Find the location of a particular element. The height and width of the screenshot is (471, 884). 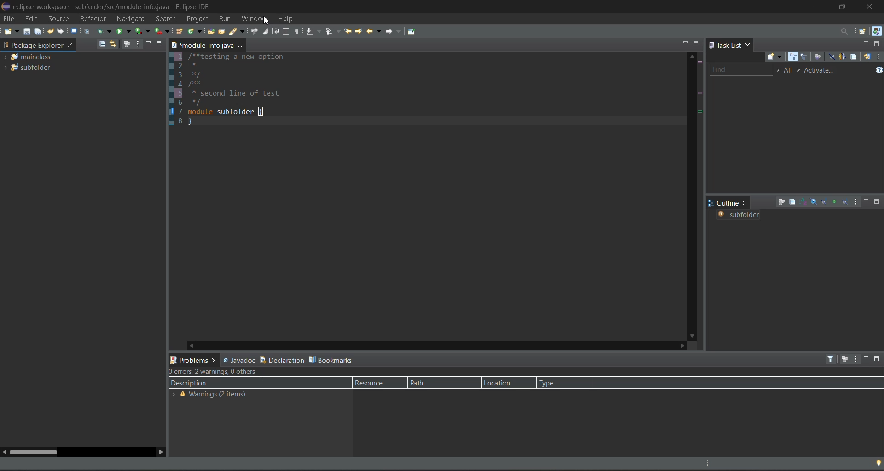

view menu is located at coordinates (139, 44).